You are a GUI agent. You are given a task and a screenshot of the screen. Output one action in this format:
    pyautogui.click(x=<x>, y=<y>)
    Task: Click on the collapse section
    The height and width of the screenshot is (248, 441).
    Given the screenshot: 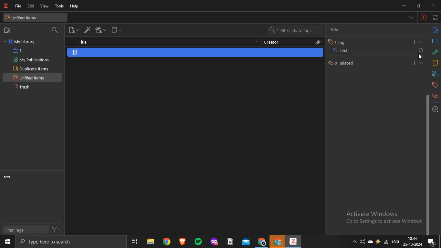 What is the action you would take?
    pyautogui.click(x=422, y=42)
    